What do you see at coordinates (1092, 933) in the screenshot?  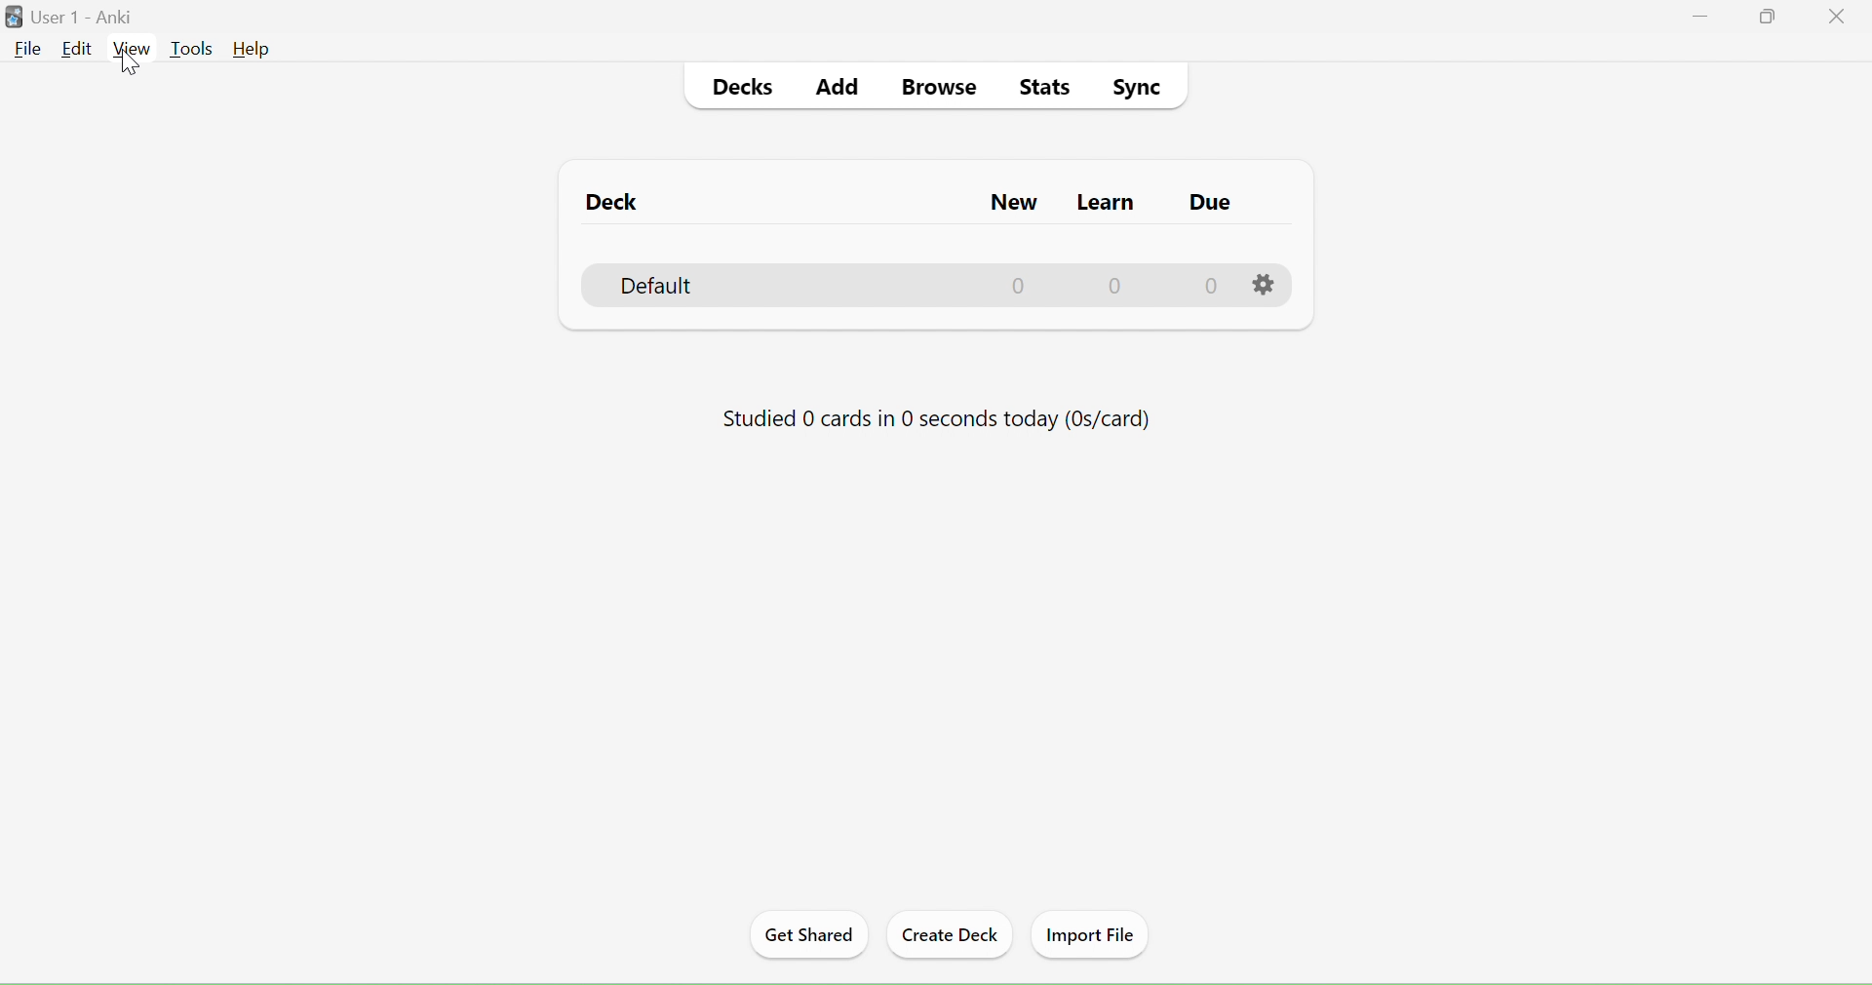 I see `import file` at bounding box center [1092, 933].